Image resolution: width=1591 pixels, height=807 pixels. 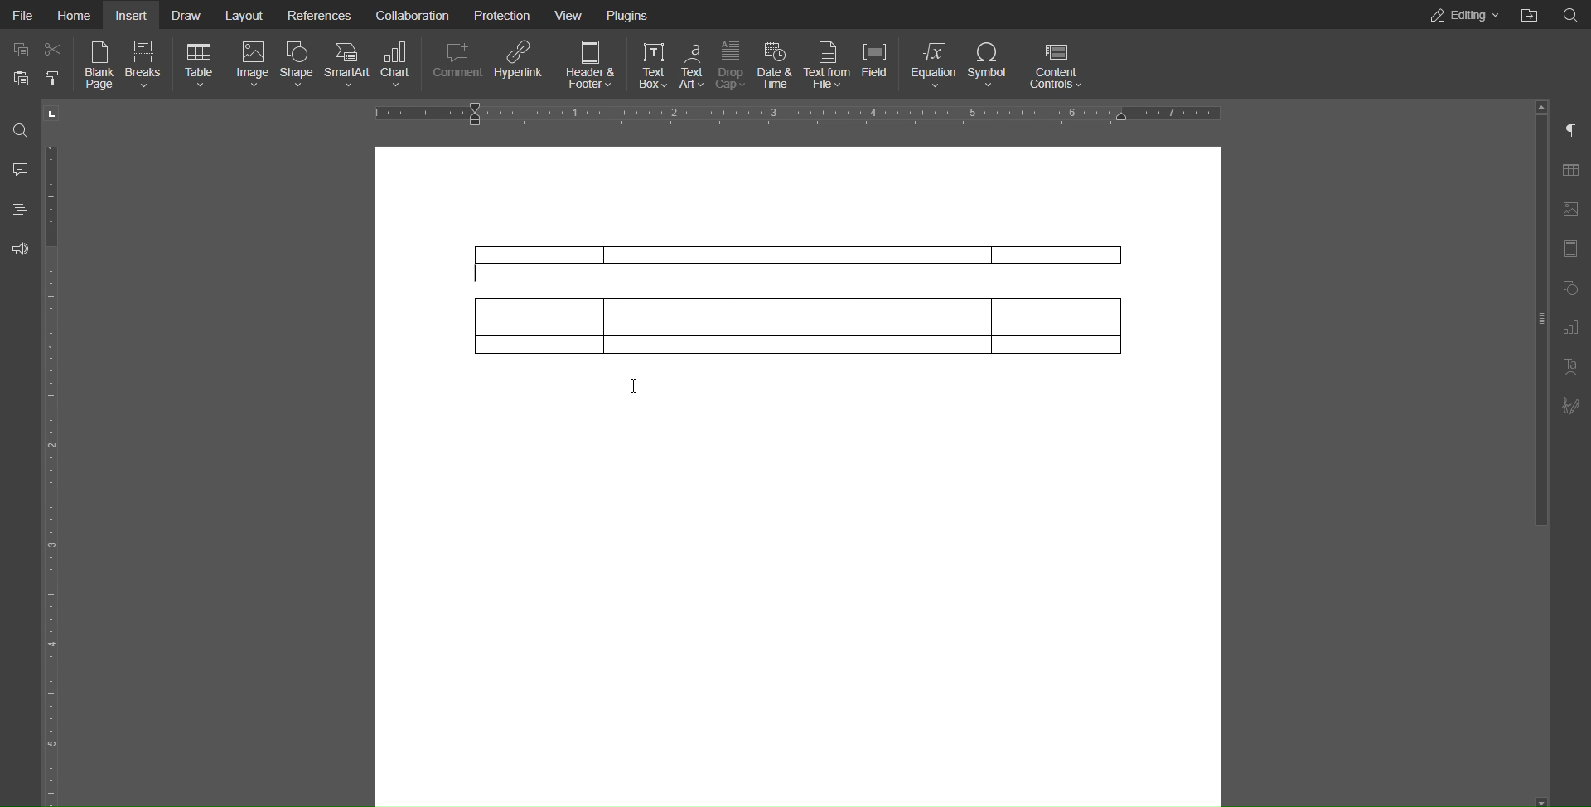 I want to click on Home, so click(x=75, y=14).